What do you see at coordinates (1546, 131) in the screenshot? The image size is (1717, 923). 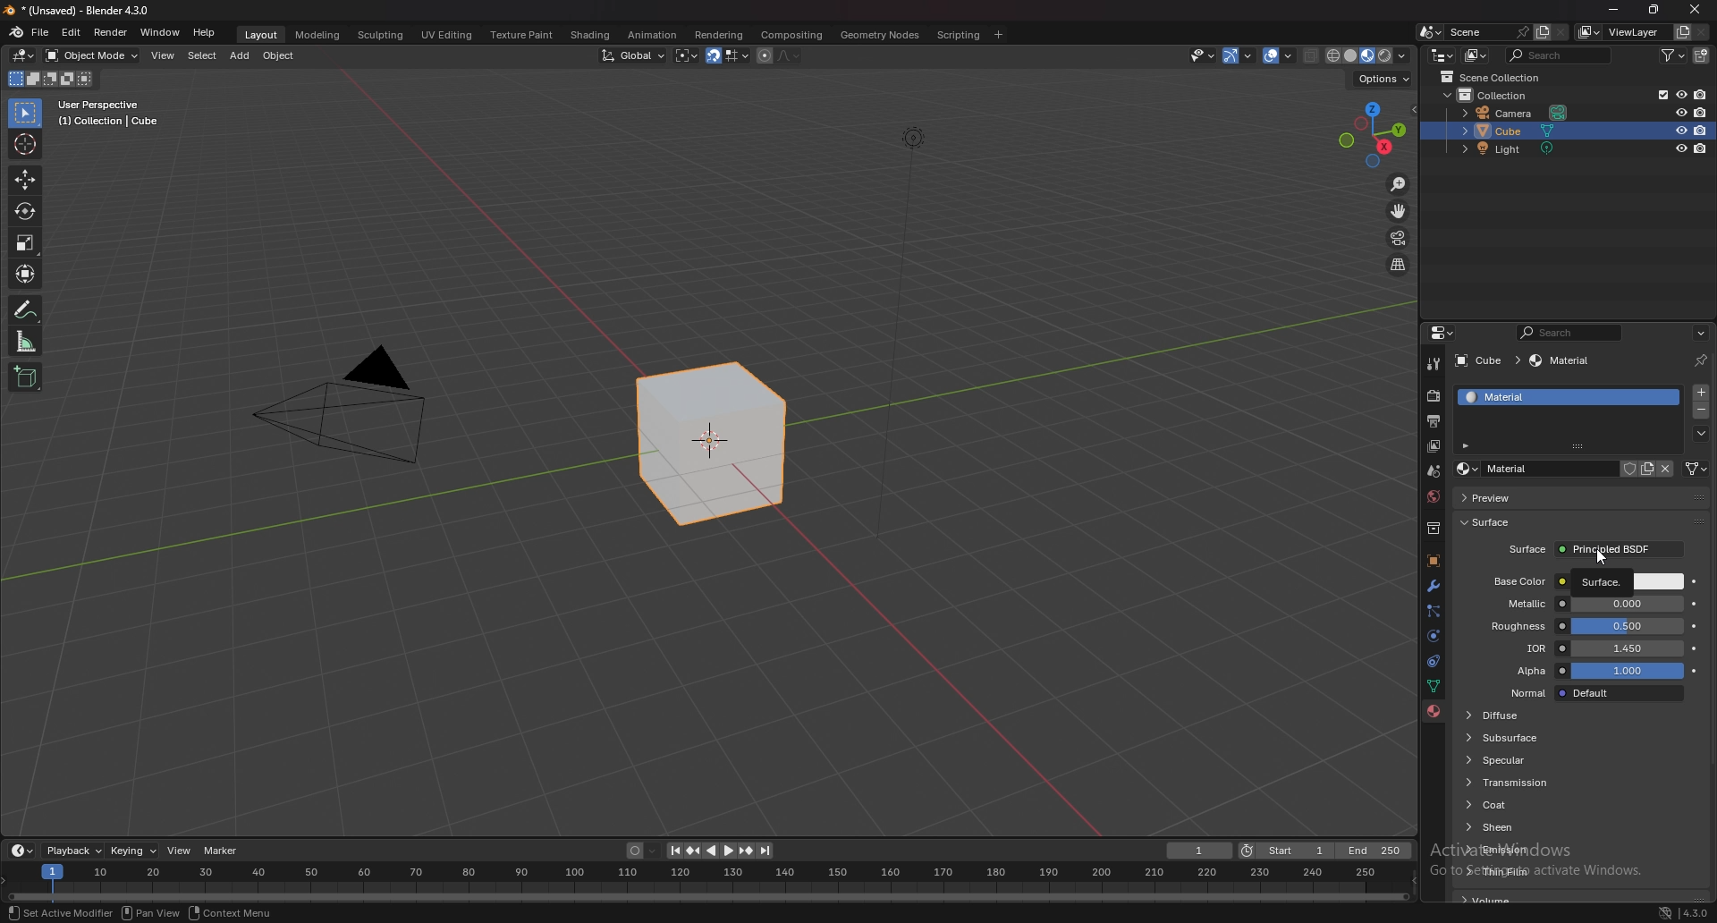 I see `cube` at bounding box center [1546, 131].